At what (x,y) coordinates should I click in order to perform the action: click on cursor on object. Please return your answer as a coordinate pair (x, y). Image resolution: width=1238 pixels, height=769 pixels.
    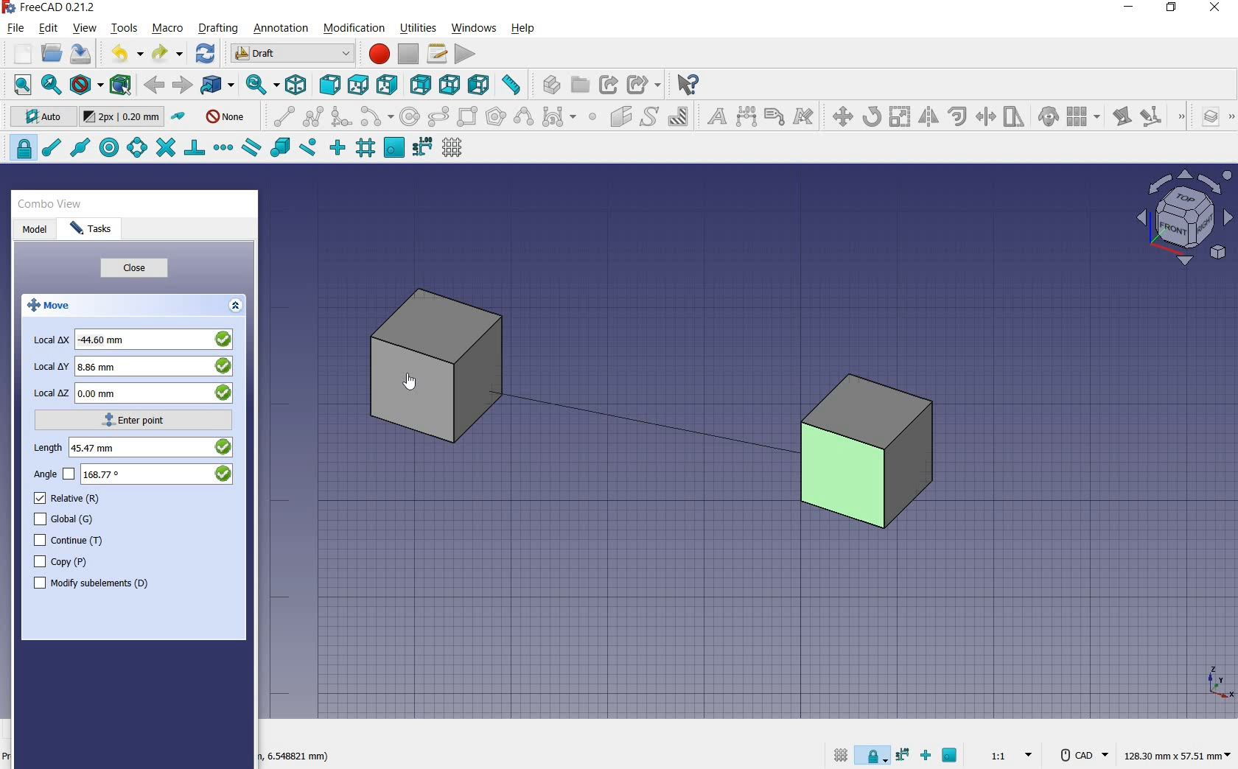
    Looking at the image, I should click on (411, 383).